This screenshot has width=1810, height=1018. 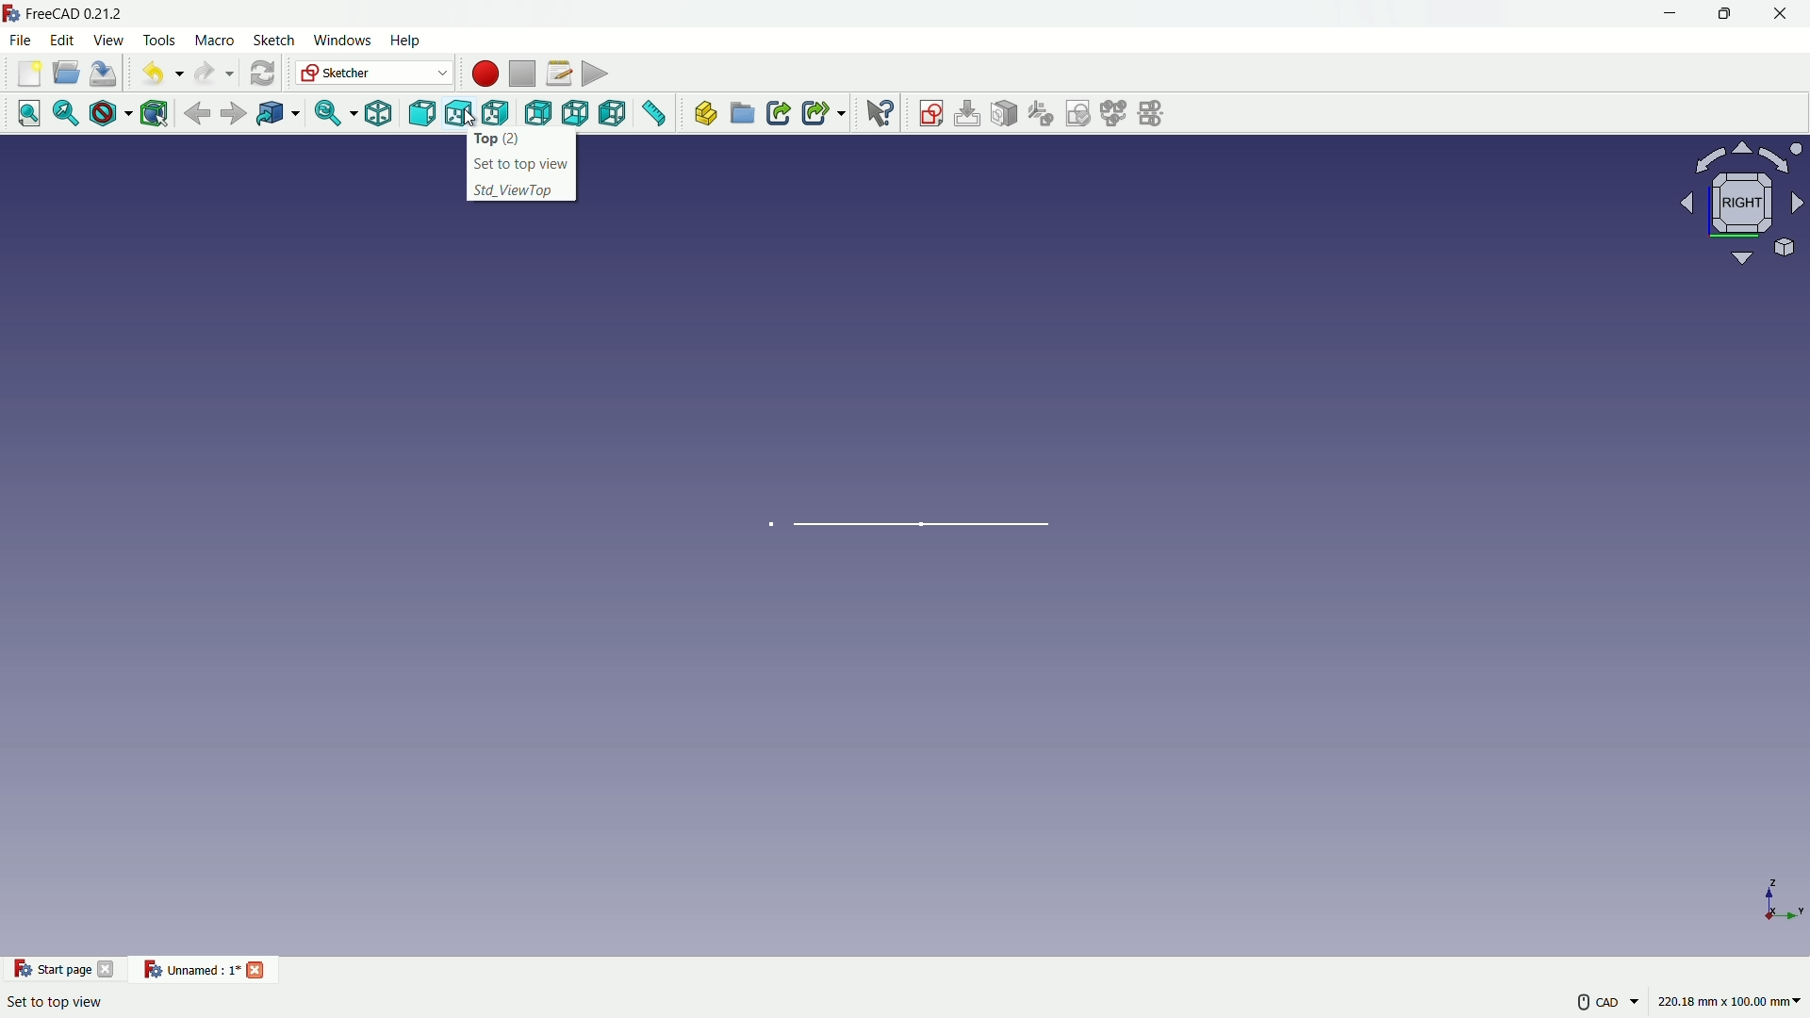 What do you see at coordinates (1042, 114) in the screenshot?
I see `sketch reorient` at bounding box center [1042, 114].